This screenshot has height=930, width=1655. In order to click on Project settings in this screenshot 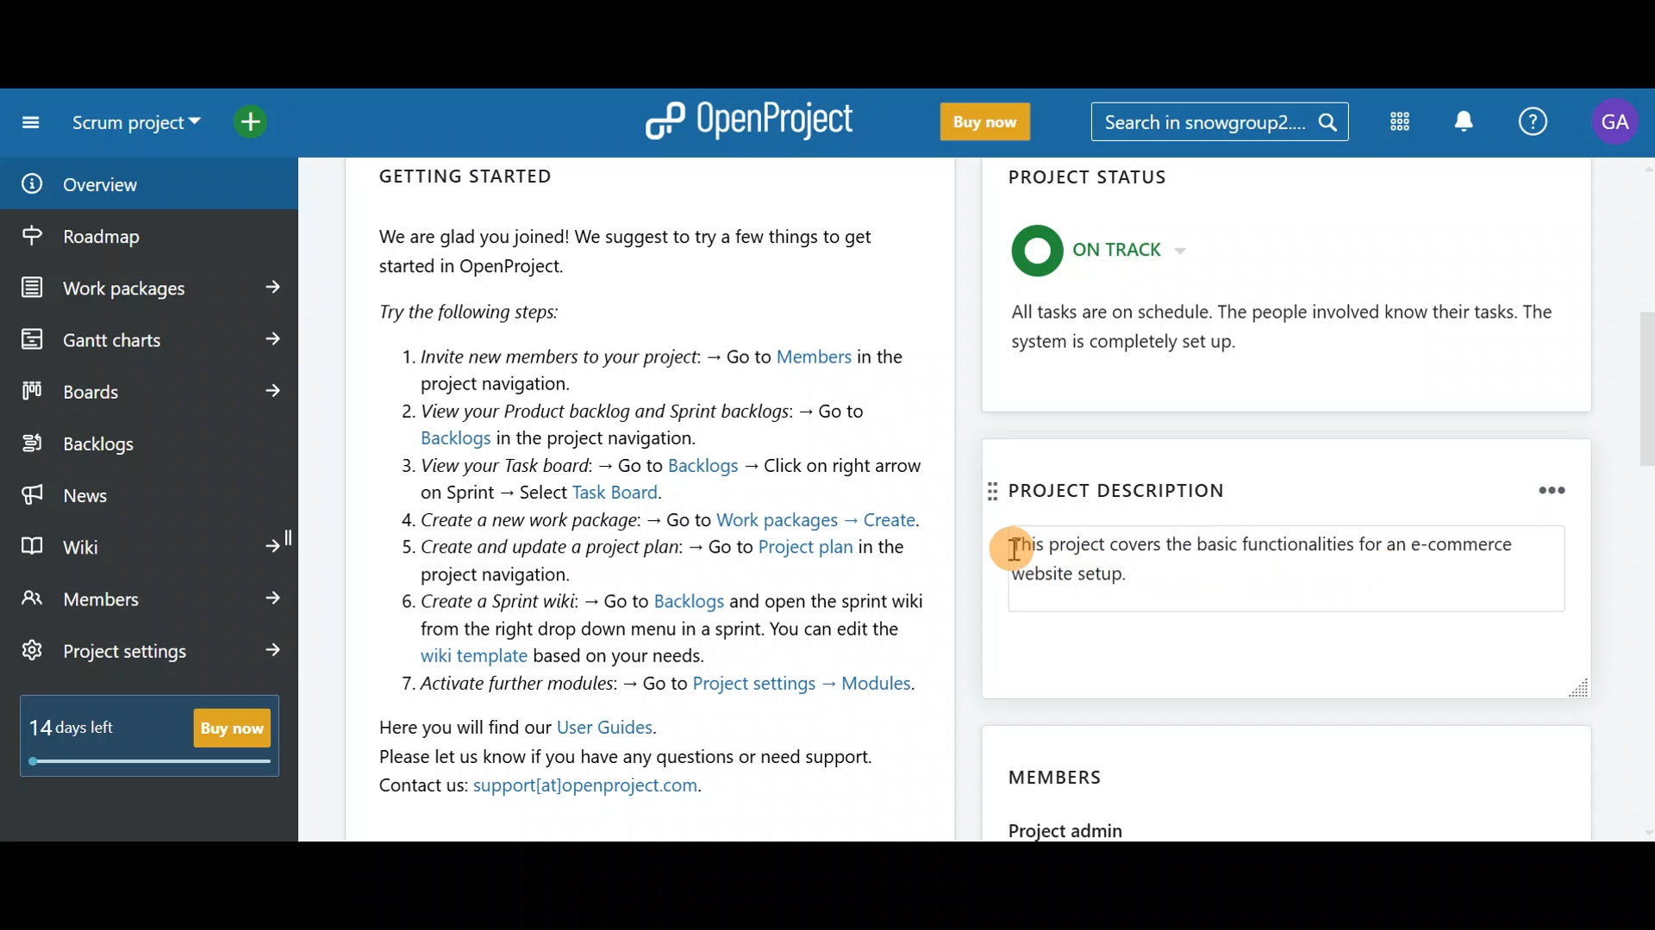, I will do `click(153, 654)`.